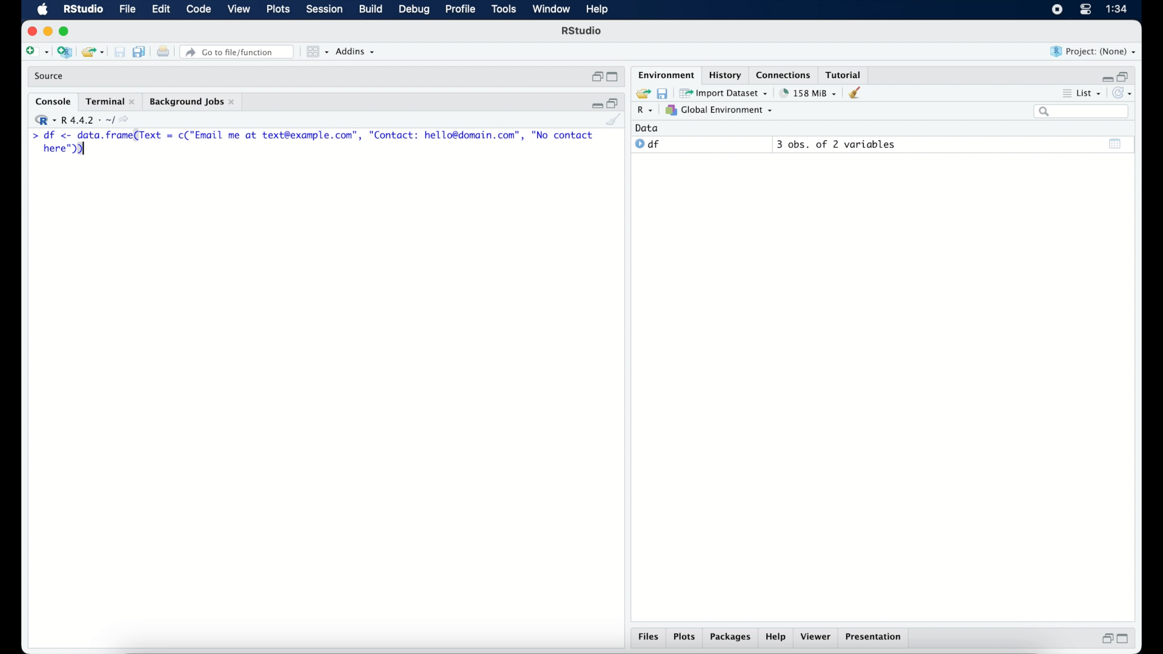  What do you see at coordinates (1128, 76) in the screenshot?
I see `restore down` at bounding box center [1128, 76].